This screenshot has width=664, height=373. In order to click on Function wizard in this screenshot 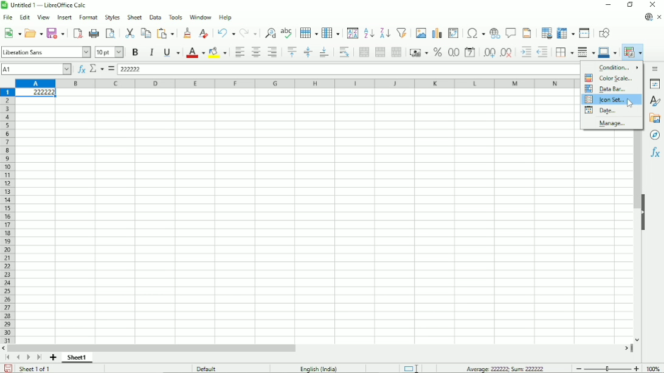, I will do `click(80, 69)`.